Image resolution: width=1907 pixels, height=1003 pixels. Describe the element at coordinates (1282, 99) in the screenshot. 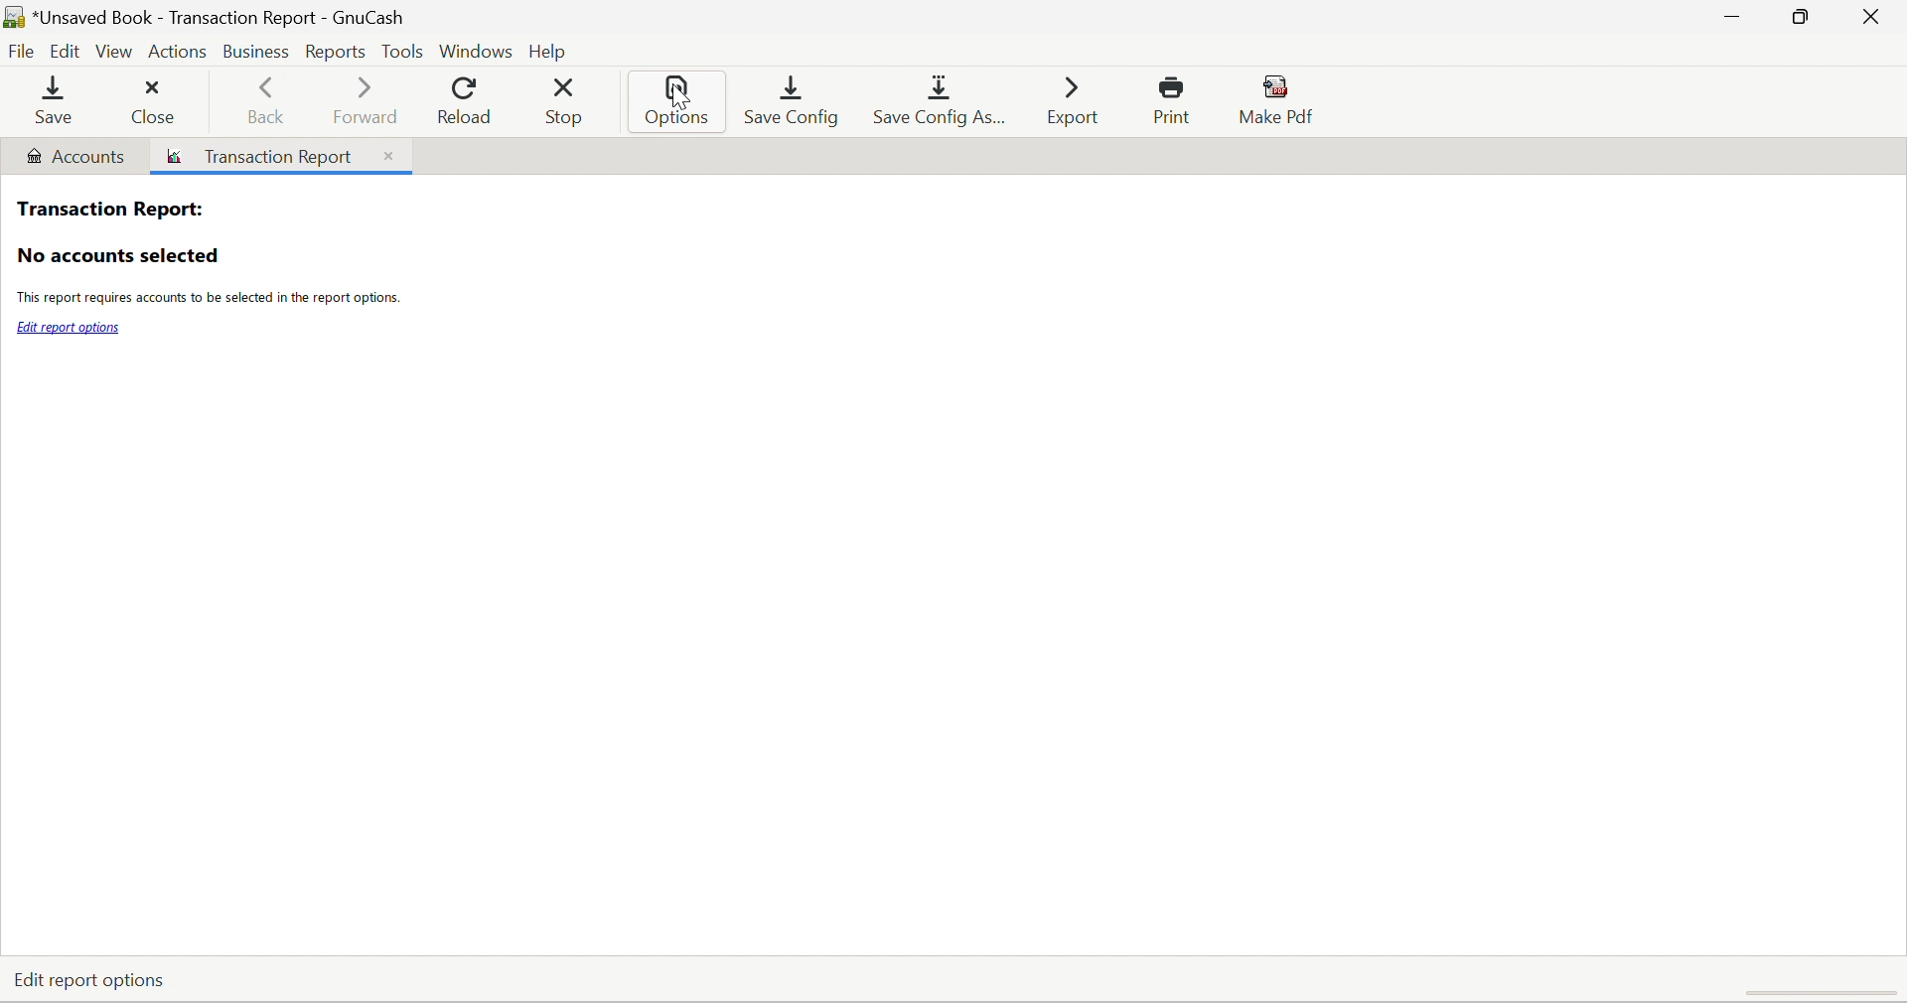

I see `Make Pdf` at that location.